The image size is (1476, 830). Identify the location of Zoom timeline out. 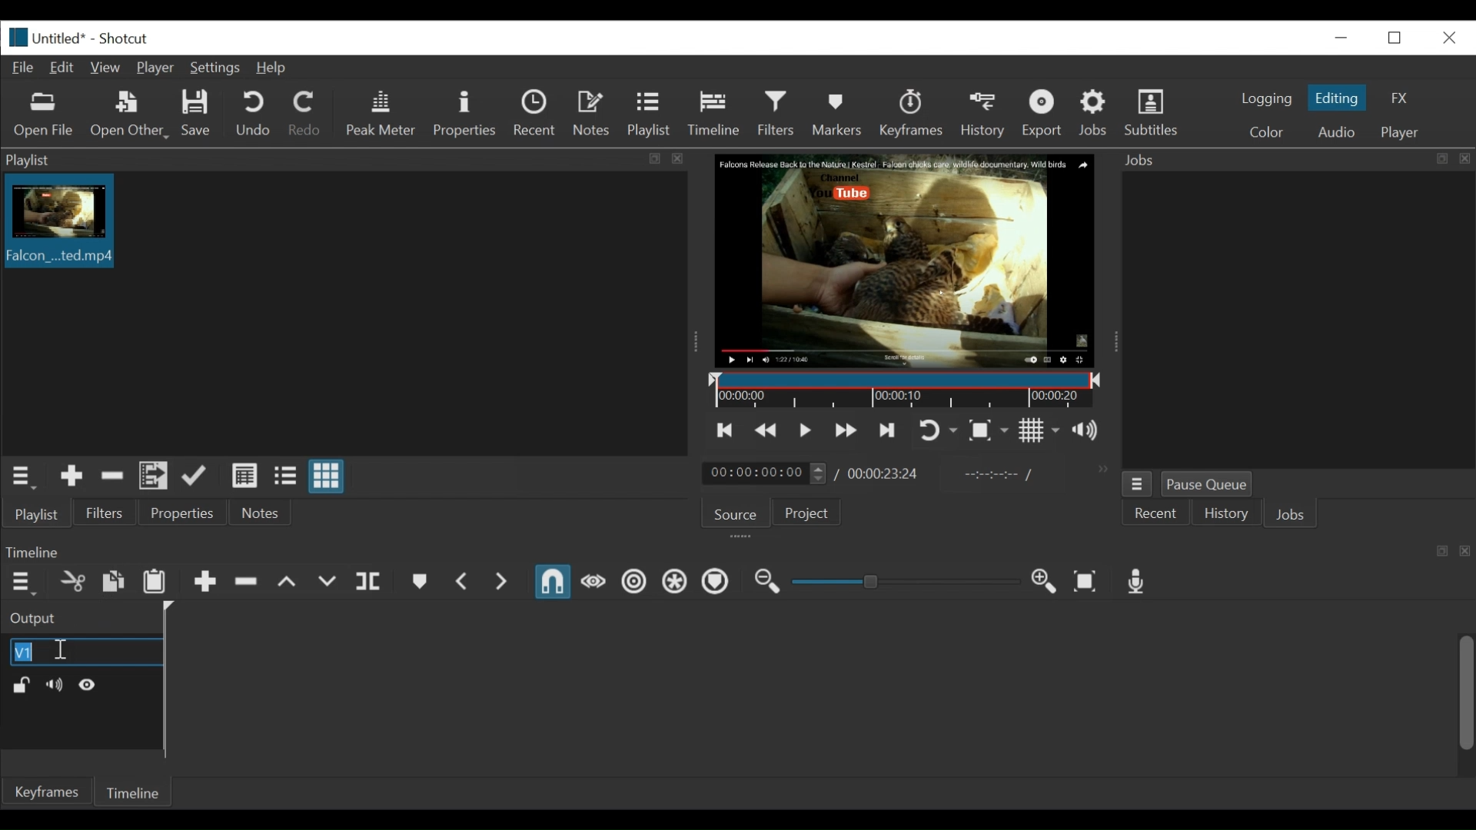
(765, 582).